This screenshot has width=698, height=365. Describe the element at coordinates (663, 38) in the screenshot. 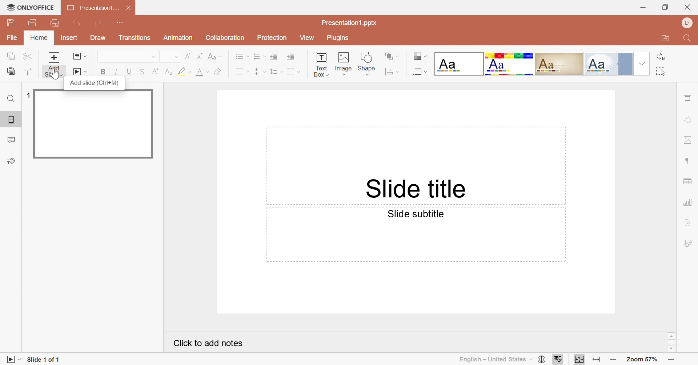

I see `Open file location` at that location.